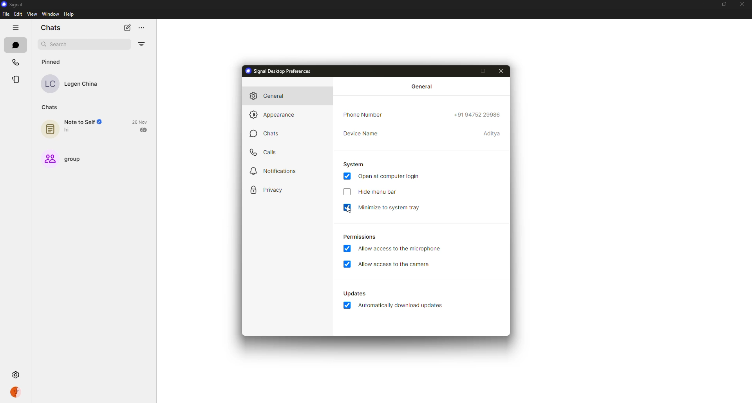  What do you see at coordinates (346, 207) in the screenshot?
I see `enabled` at bounding box center [346, 207].